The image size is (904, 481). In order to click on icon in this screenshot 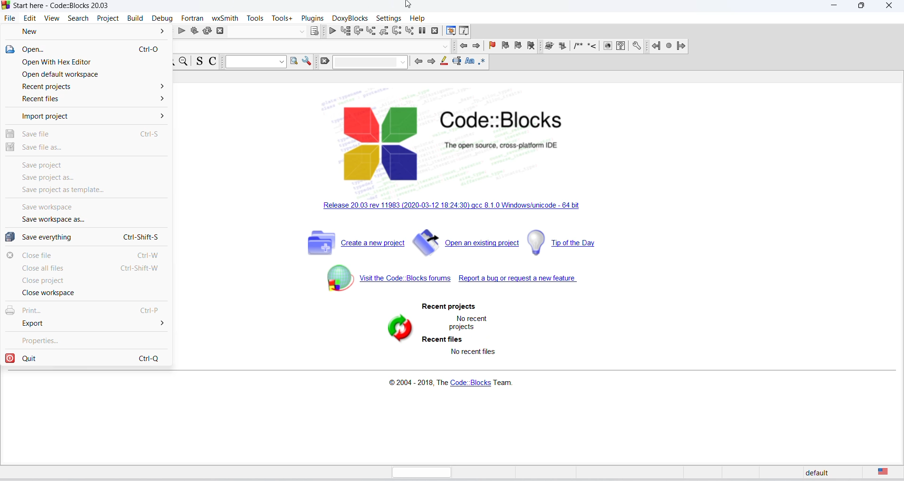, I will do `click(564, 46)`.